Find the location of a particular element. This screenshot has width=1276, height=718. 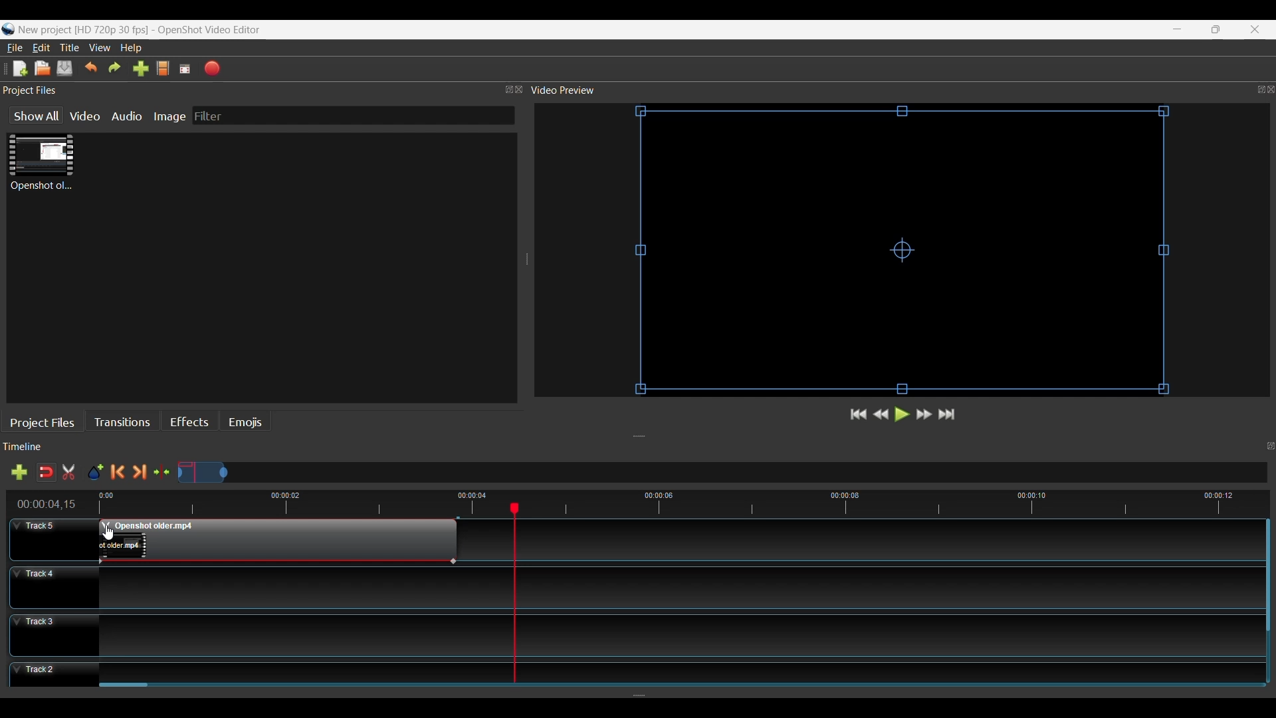

OpenShot Video Editor is located at coordinates (215, 31).